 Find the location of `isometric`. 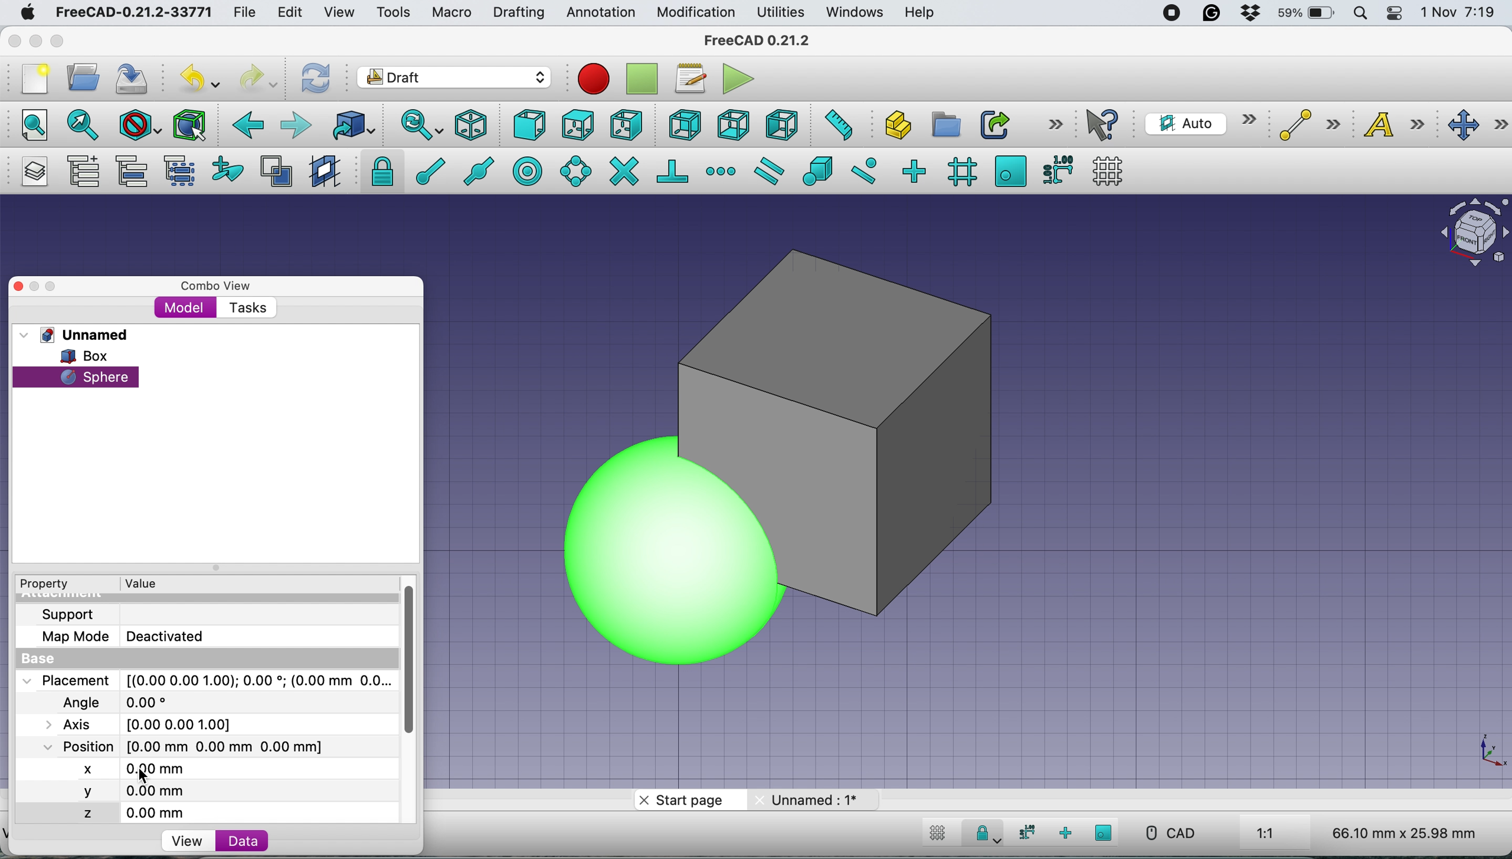

isometric is located at coordinates (476, 125).